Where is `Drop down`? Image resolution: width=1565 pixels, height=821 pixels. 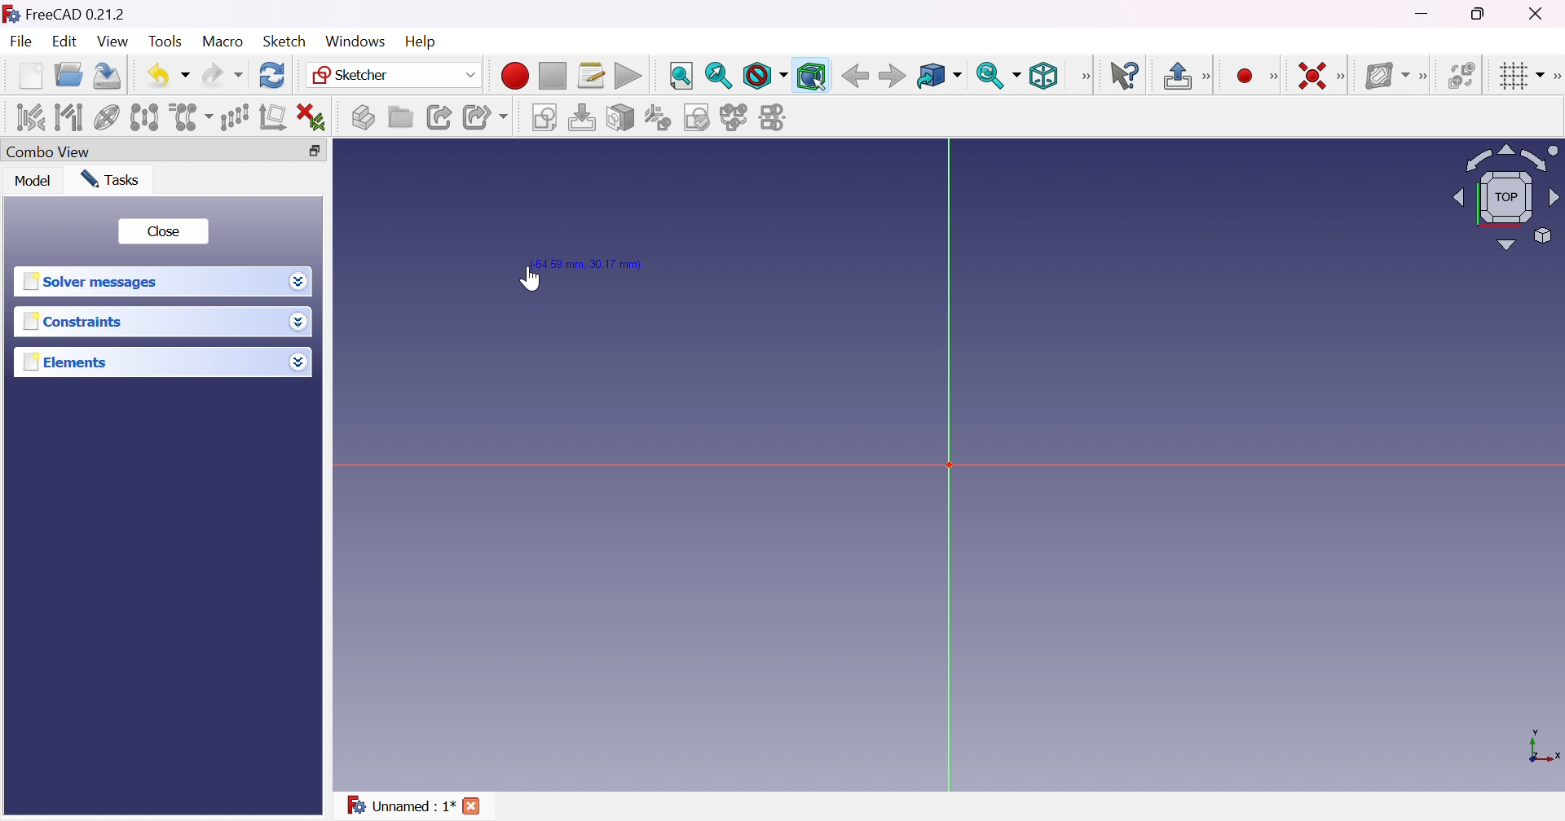
Drop down is located at coordinates (299, 281).